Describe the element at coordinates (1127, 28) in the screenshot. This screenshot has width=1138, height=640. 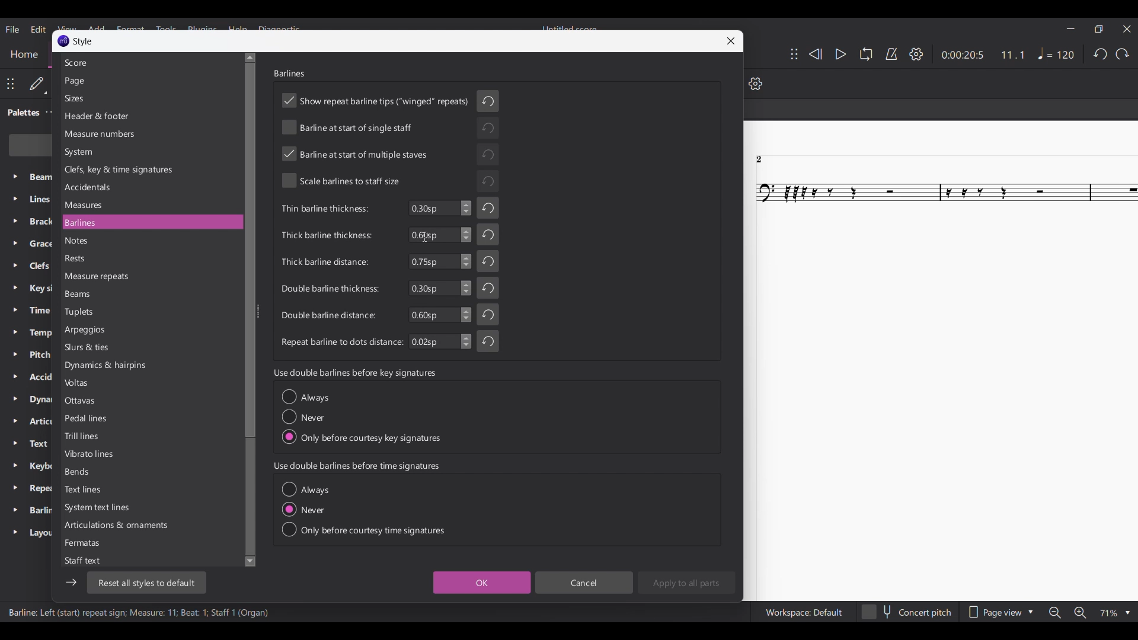
I see `Close interface` at that location.